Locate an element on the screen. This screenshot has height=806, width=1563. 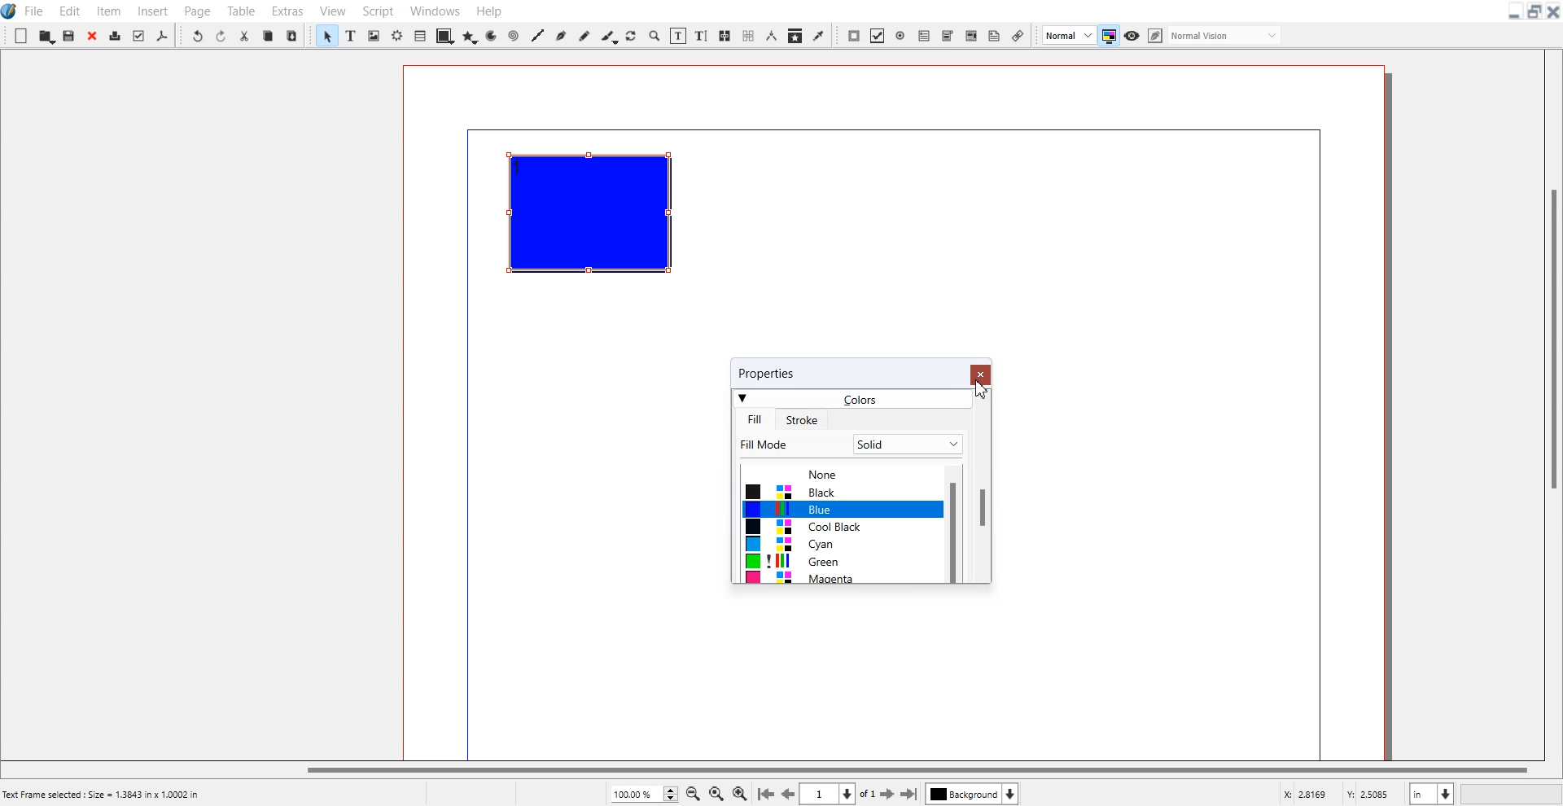
Measurement is located at coordinates (771, 36).